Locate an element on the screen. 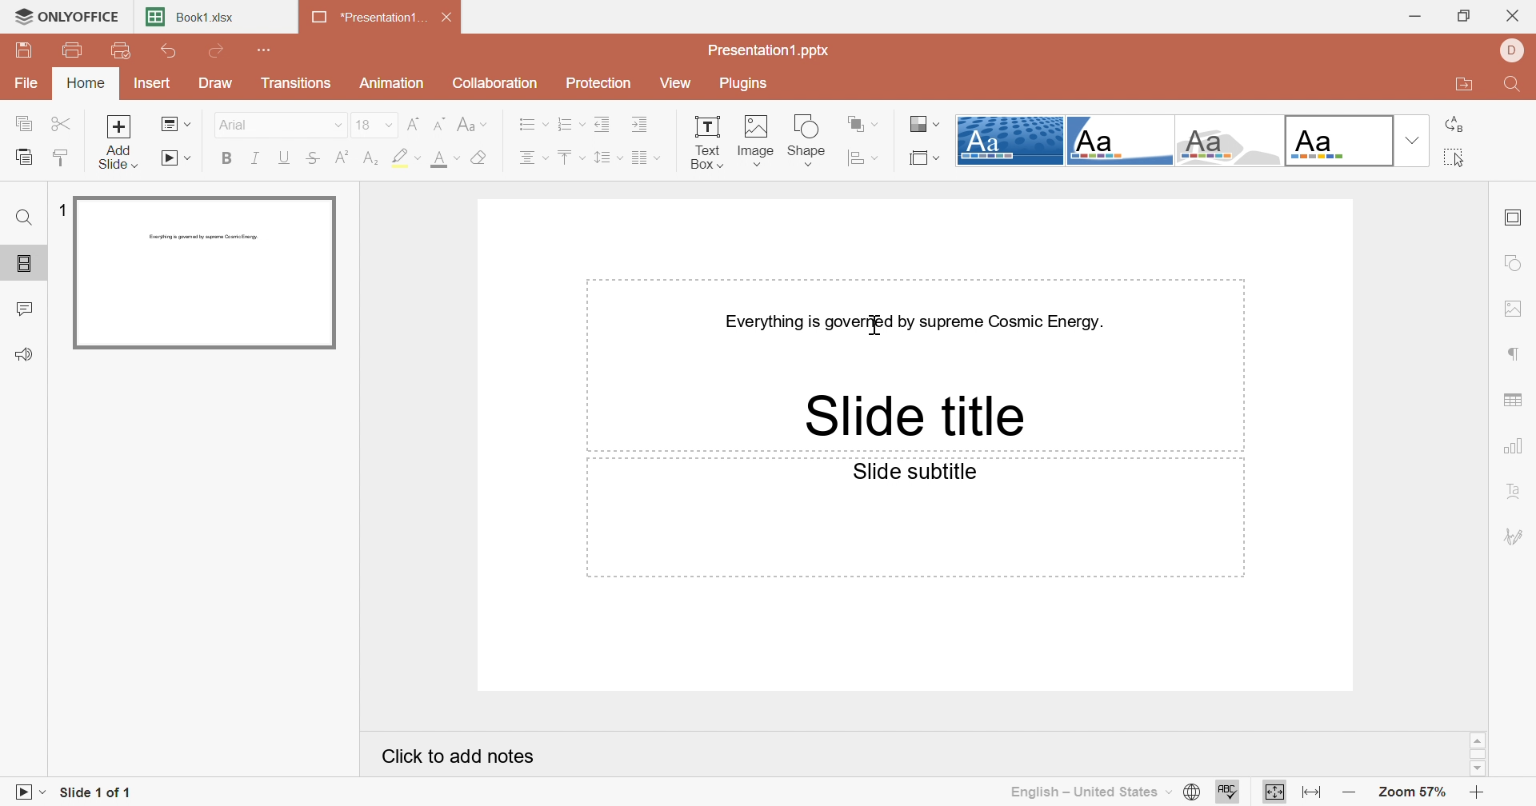 The image size is (1536, 806). Italic is located at coordinates (254, 157).